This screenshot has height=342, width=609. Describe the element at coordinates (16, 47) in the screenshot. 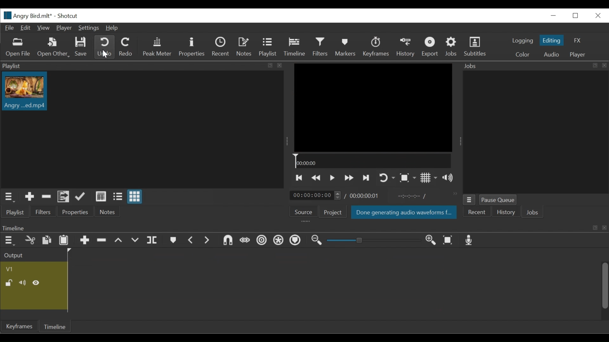

I see `Open File` at that location.